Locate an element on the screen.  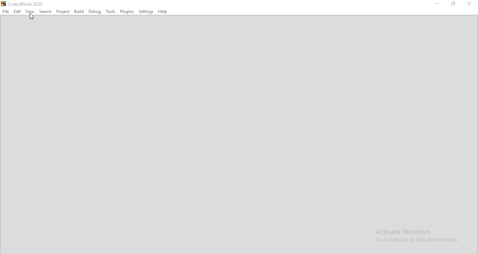
File is located at coordinates (6, 12).